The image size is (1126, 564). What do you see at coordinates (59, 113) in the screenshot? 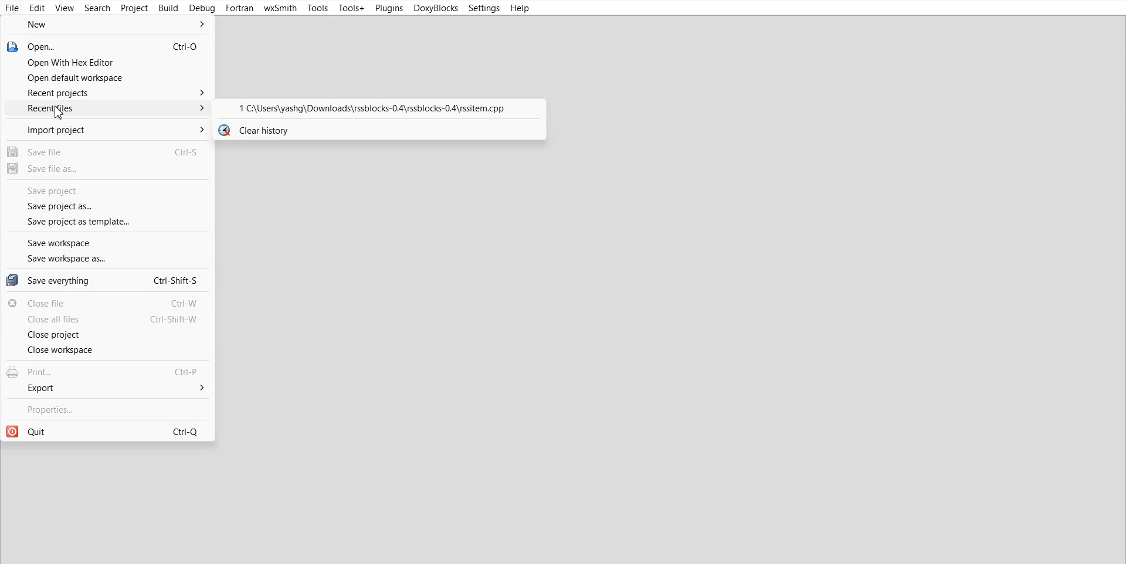
I see `Cursor` at bounding box center [59, 113].